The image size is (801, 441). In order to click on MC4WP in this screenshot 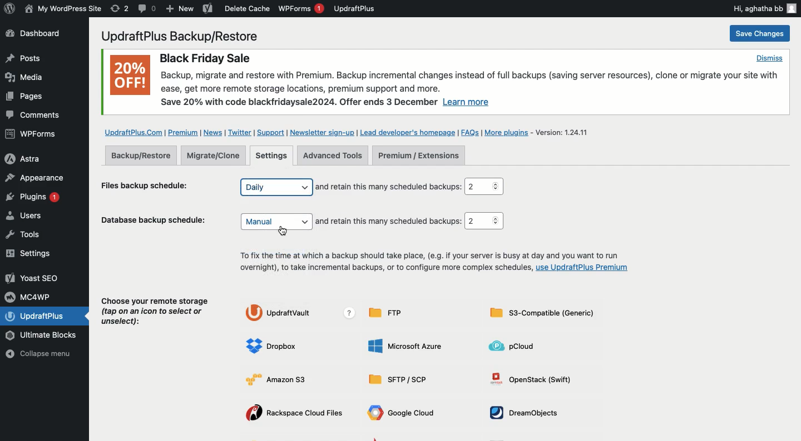, I will do `click(31, 296)`.